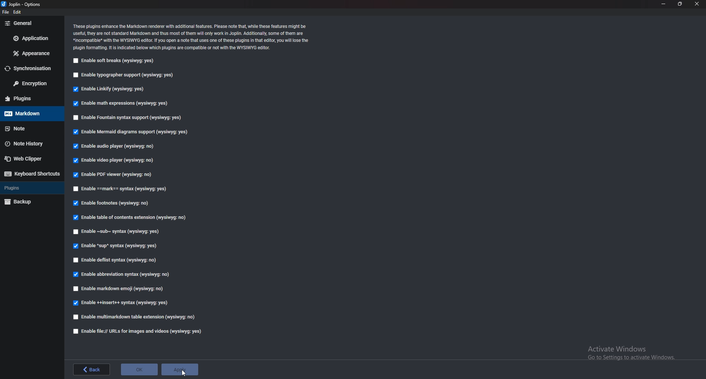 Image resolution: width=706 pixels, height=379 pixels. I want to click on ok, so click(140, 369).